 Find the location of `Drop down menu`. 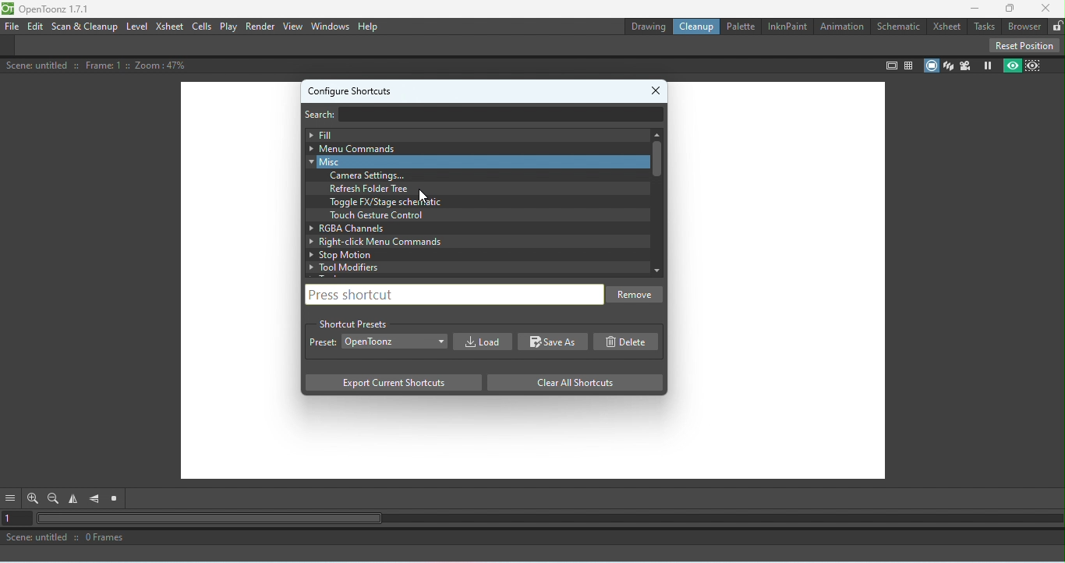

Drop down menu is located at coordinates (395, 340).